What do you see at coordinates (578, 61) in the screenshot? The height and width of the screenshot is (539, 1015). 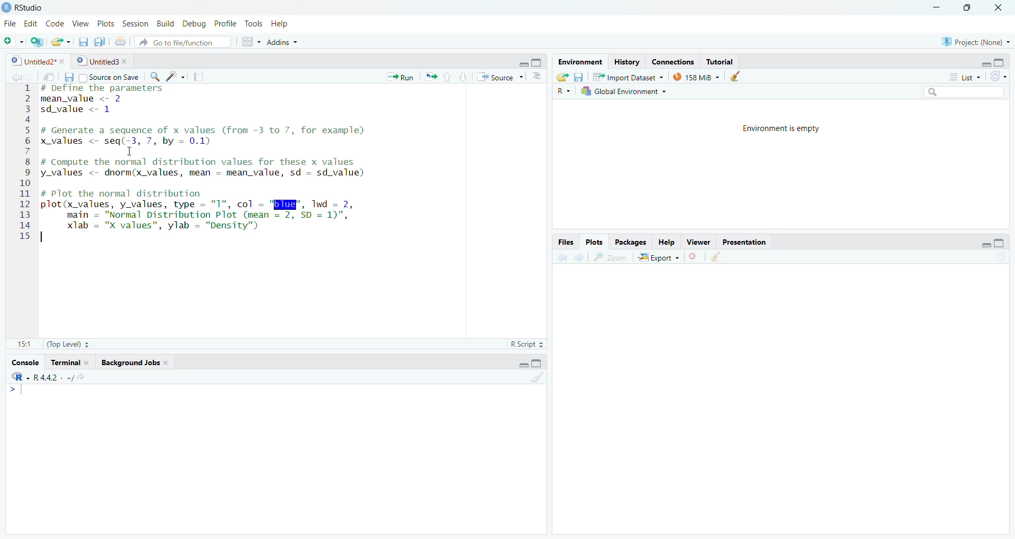 I see `Environment` at bounding box center [578, 61].